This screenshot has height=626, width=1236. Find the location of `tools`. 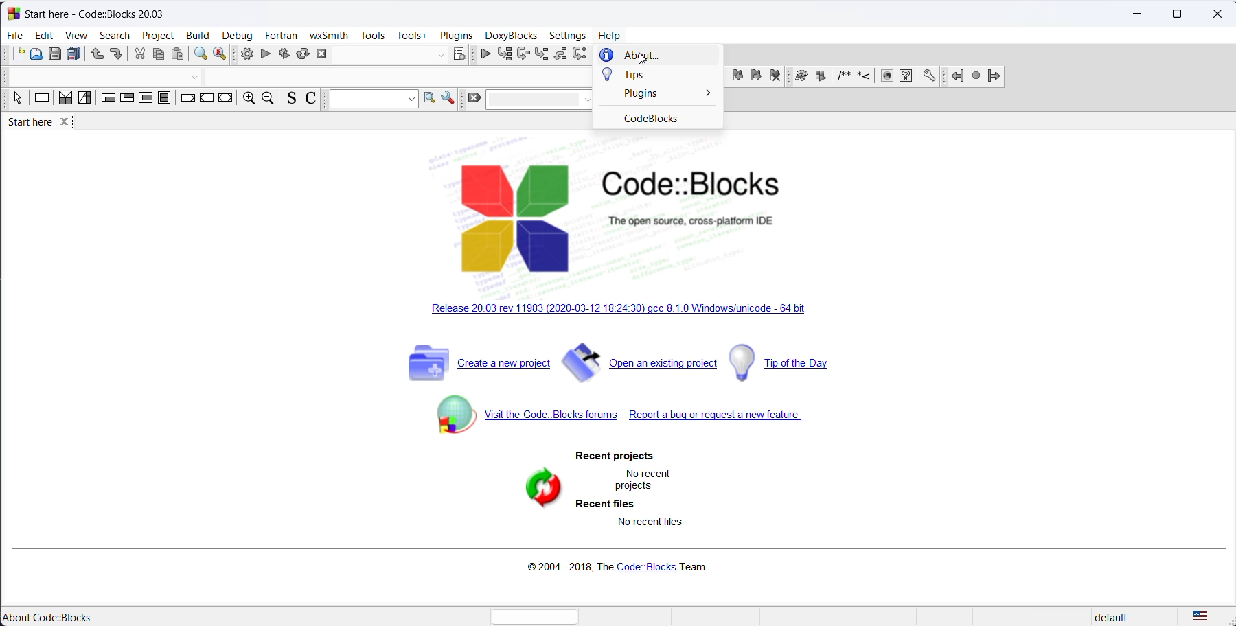

tools is located at coordinates (371, 36).